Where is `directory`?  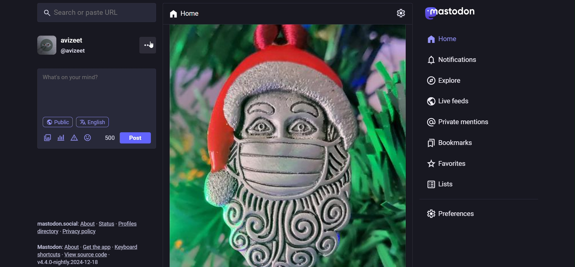 directory is located at coordinates (46, 232).